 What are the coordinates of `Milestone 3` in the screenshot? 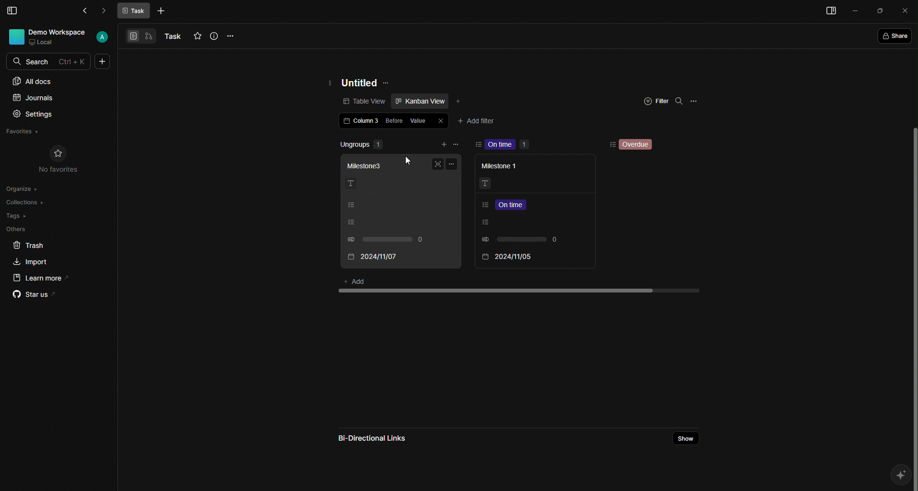 It's located at (364, 165).